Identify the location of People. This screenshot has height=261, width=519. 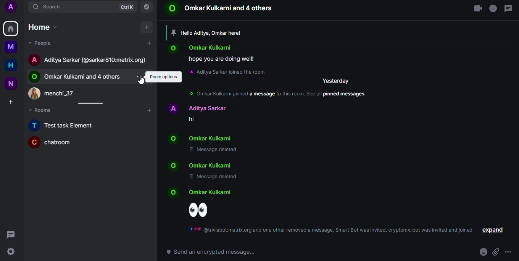
(44, 44).